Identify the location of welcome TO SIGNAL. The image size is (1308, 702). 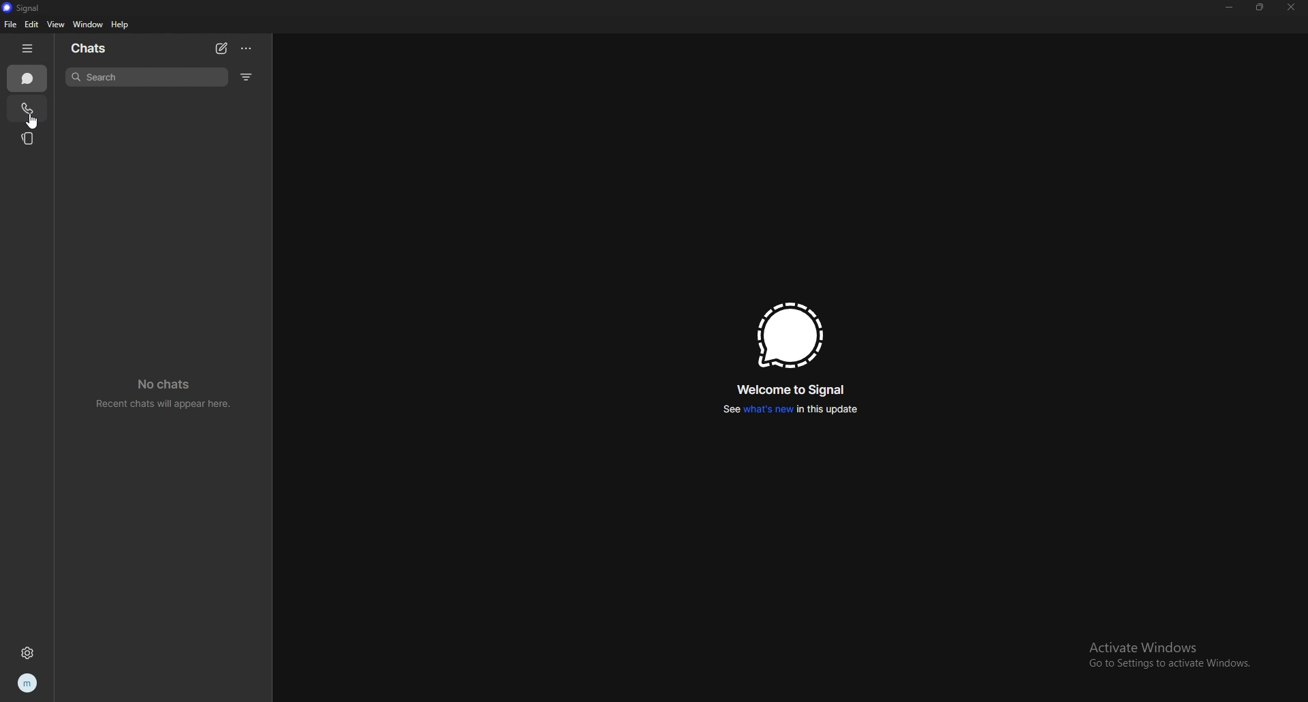
(796, 388).